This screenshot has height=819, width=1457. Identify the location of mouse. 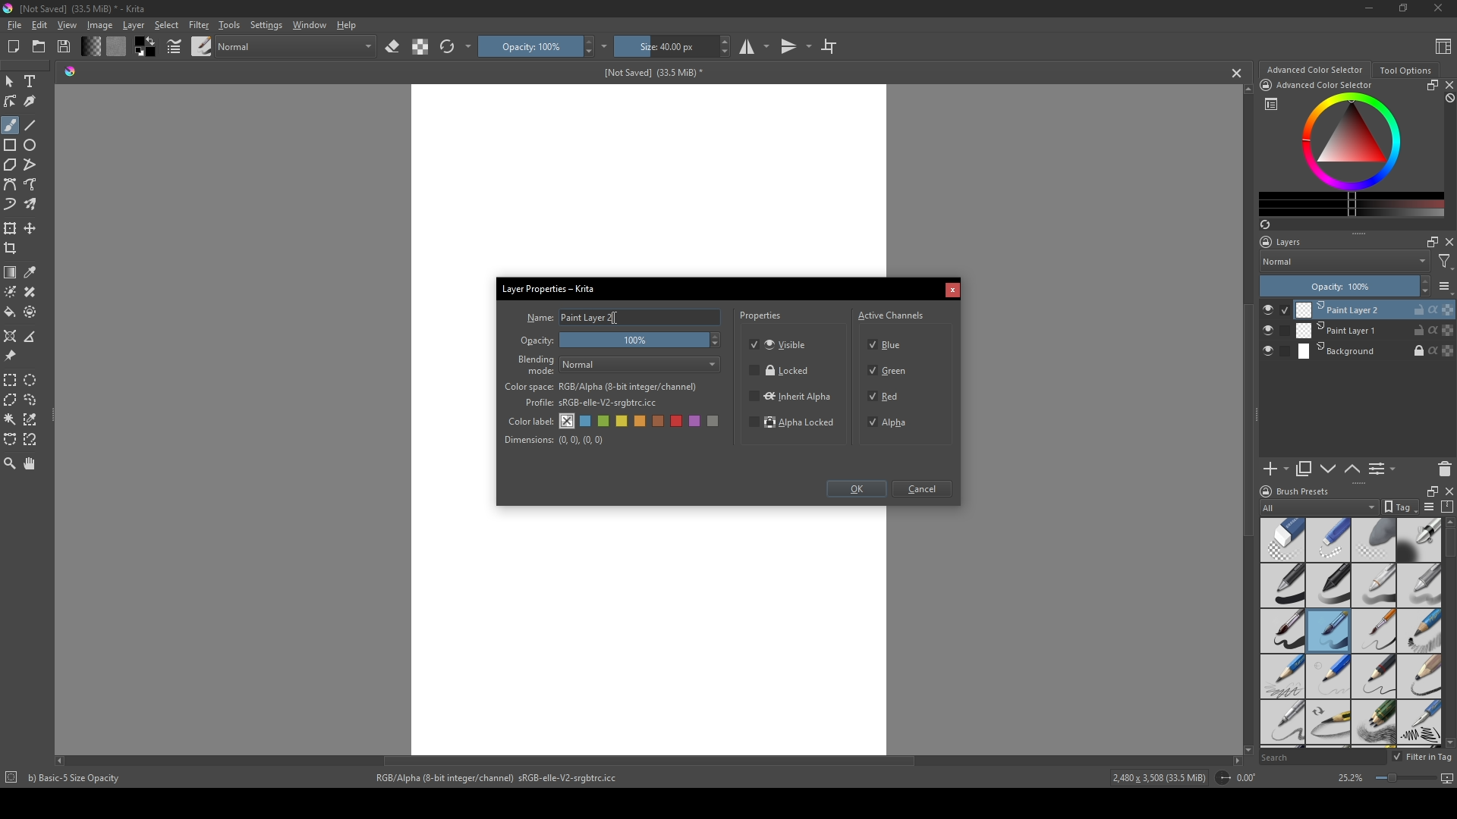
(9, 82).